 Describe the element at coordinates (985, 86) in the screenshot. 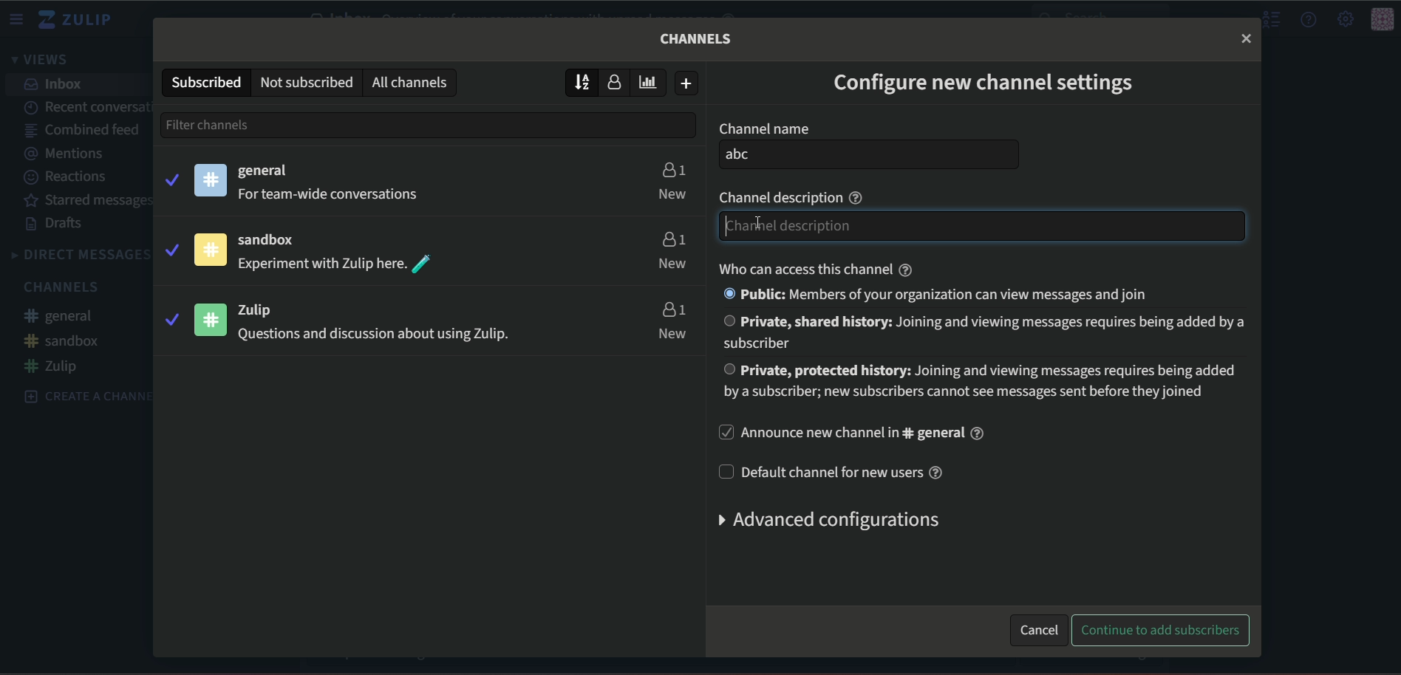

I see `configure channel settings` at that location.